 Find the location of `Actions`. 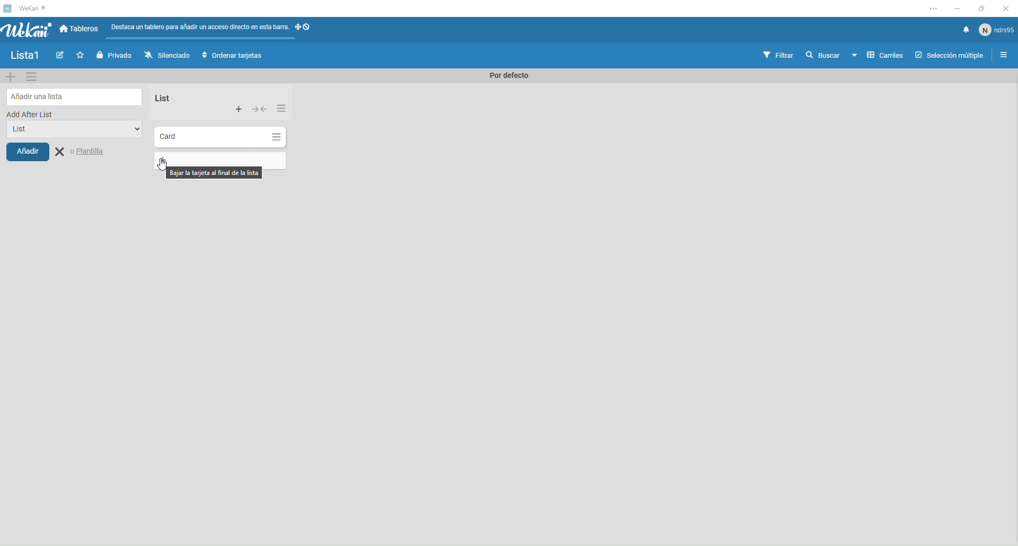

Actions is located at coordinates (305, 30).